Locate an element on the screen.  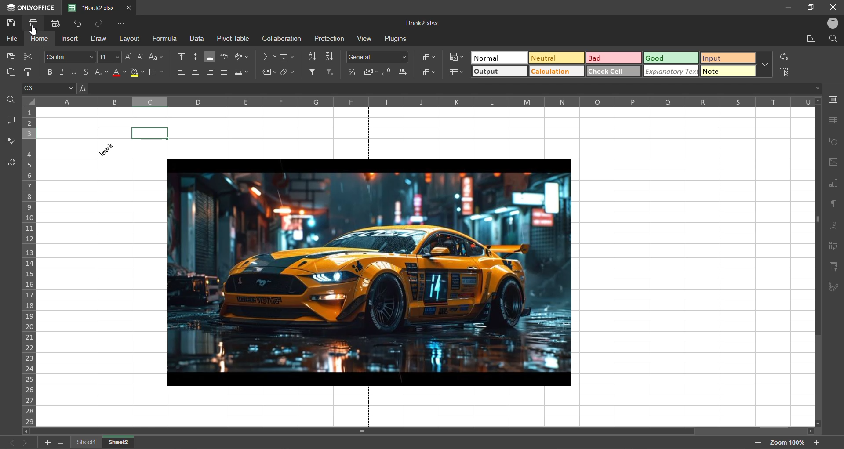
paragraph is located at coordinates (832, 203).